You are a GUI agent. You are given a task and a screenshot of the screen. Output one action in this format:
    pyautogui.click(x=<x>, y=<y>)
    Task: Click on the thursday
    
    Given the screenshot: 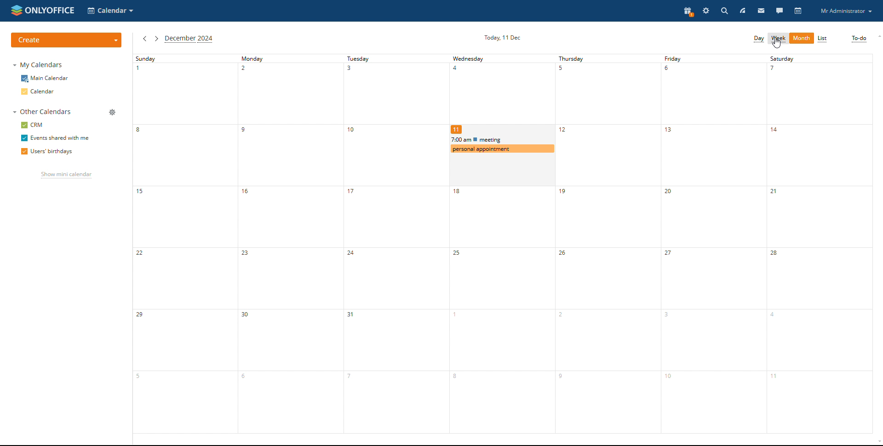 What is the action you would take?
    pyautogui.click(x=608, y=243)
    